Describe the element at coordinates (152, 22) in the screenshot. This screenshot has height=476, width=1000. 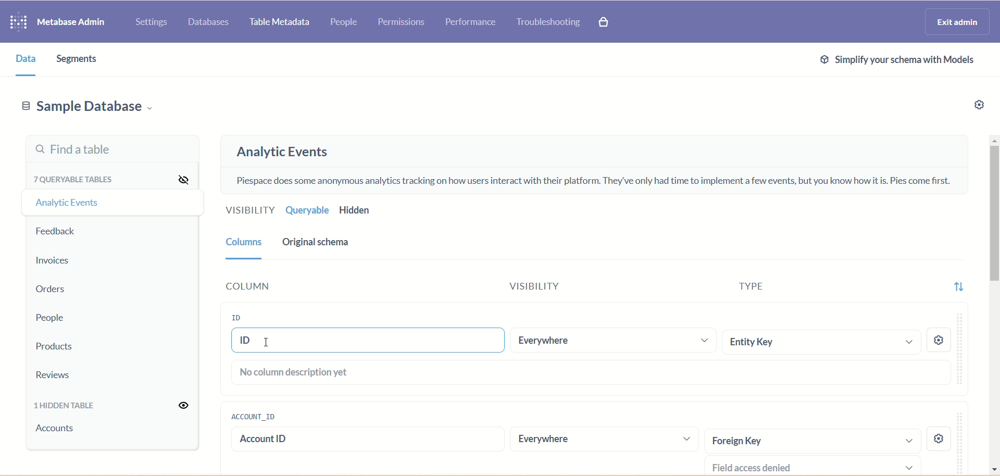
I see `Settings` at that location.